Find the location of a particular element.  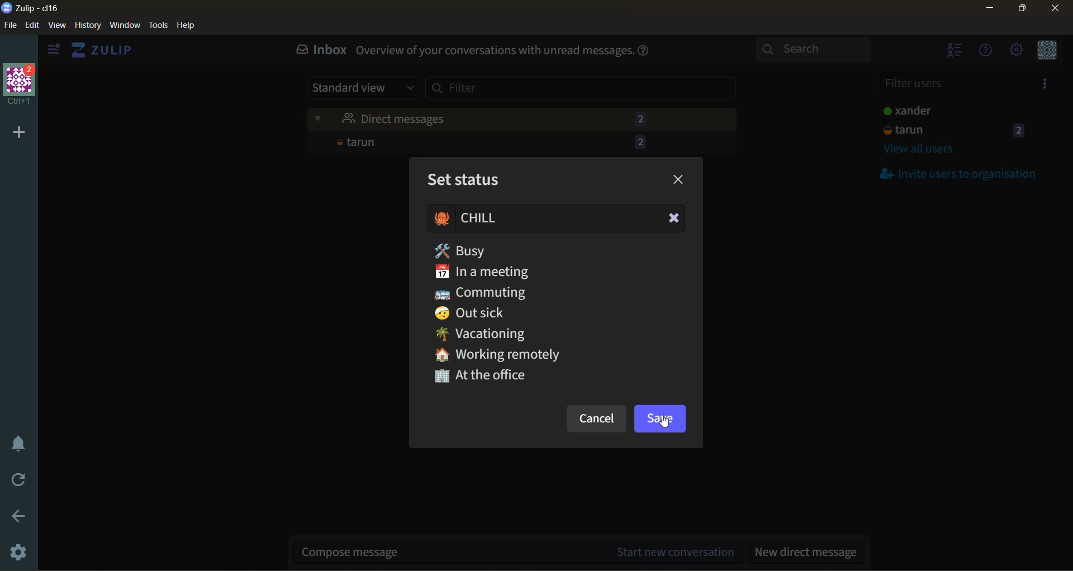

Commuting is located at coordinates (487, 291).